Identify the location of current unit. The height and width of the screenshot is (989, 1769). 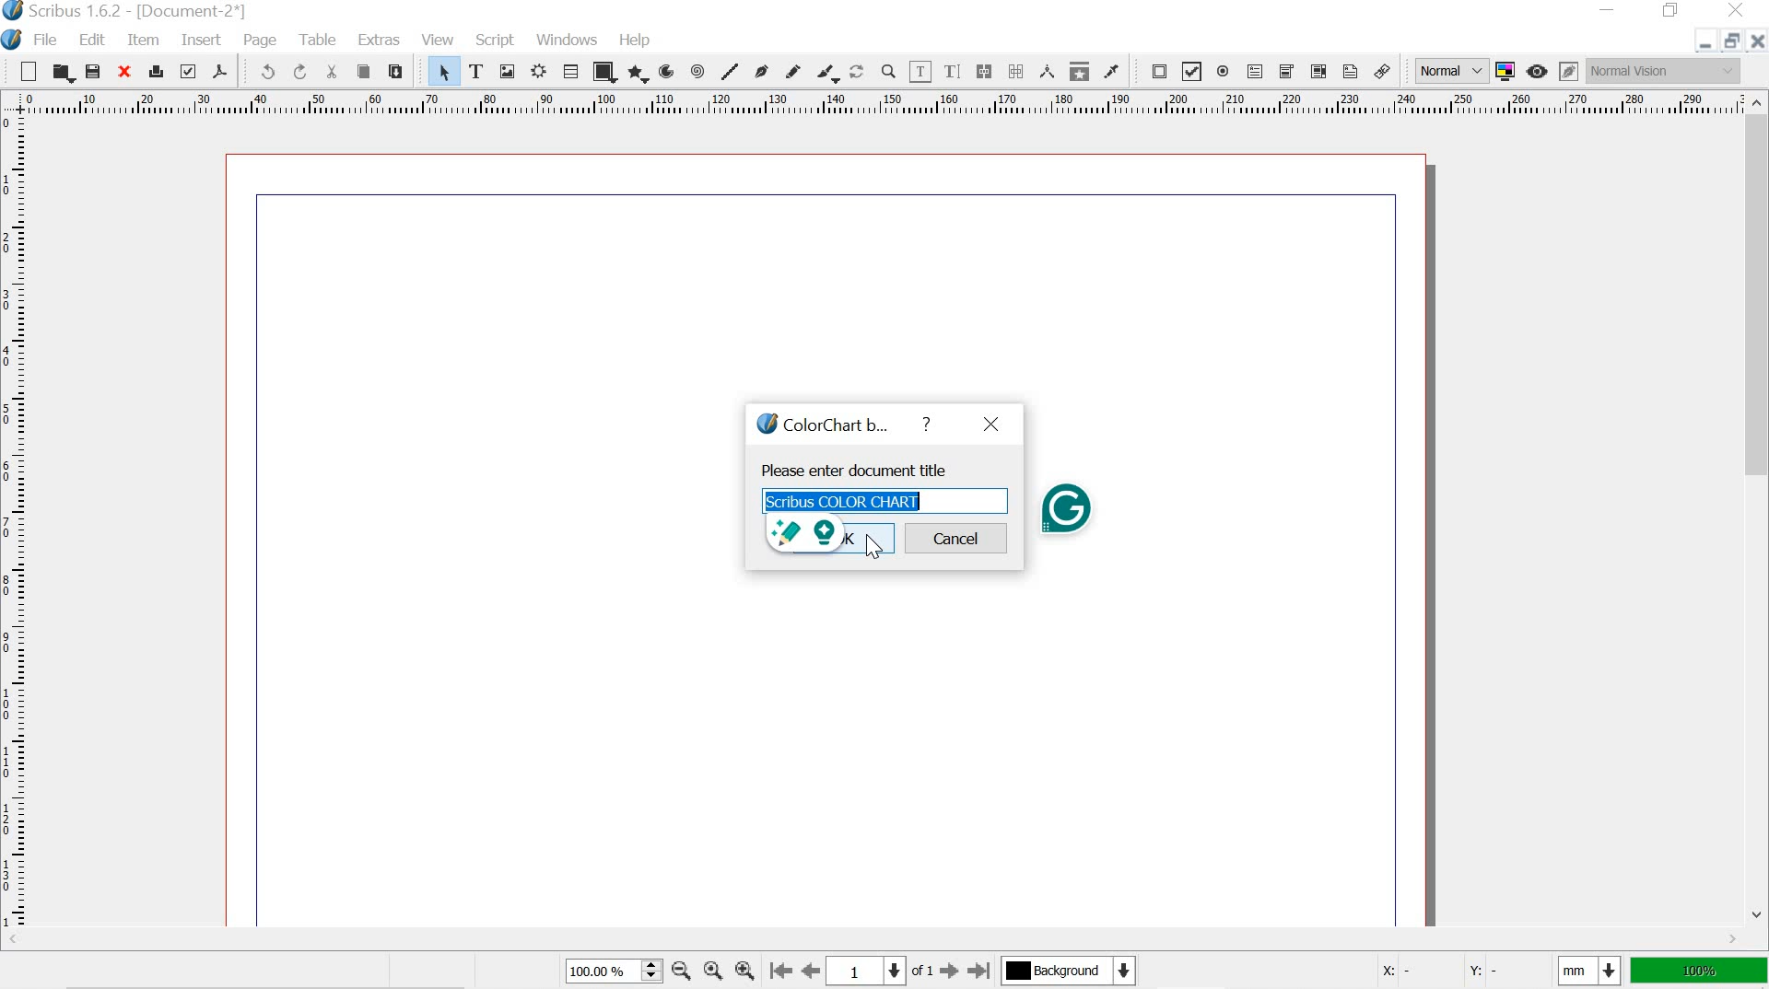
(1586, 971).